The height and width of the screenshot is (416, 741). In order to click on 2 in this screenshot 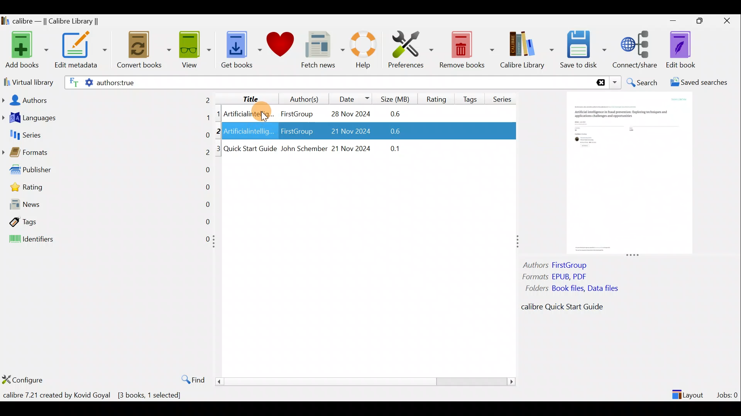, I will do `click(220, 131)`.